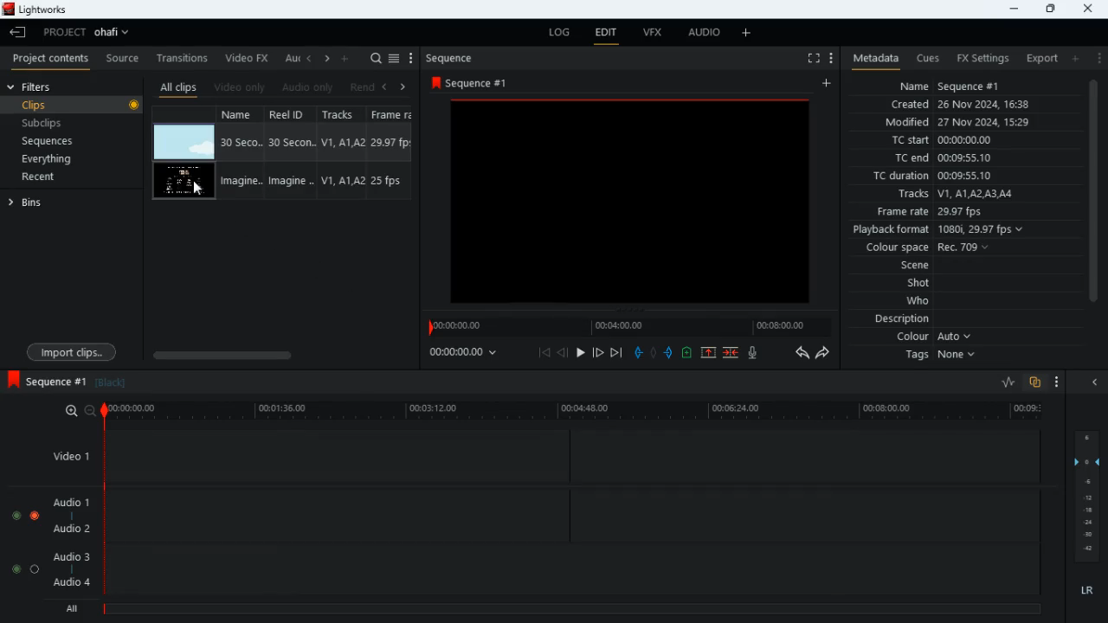 The height and width of the screenshot is (623, 1108). What do you see at coordinates (937, 158) in the screenshot?
I see `tc end` at bounding box center [937, 158].